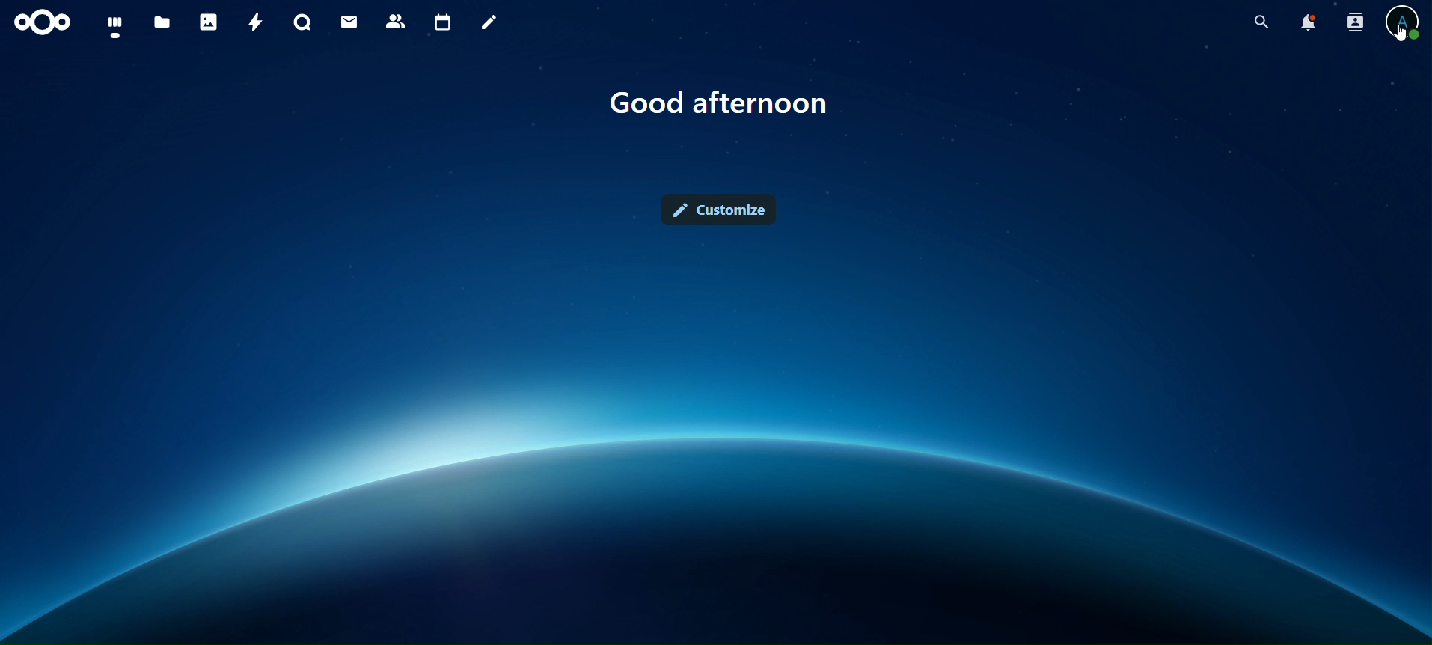 The width and height of the screenshot is (1432, 645). I want to click on customize, so click(717, 208).